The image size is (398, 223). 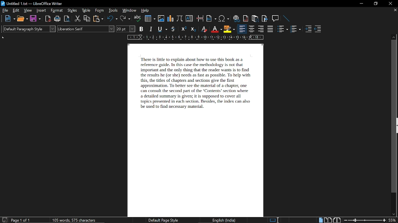 I want to click on restore down, so click(x=375, y=4).